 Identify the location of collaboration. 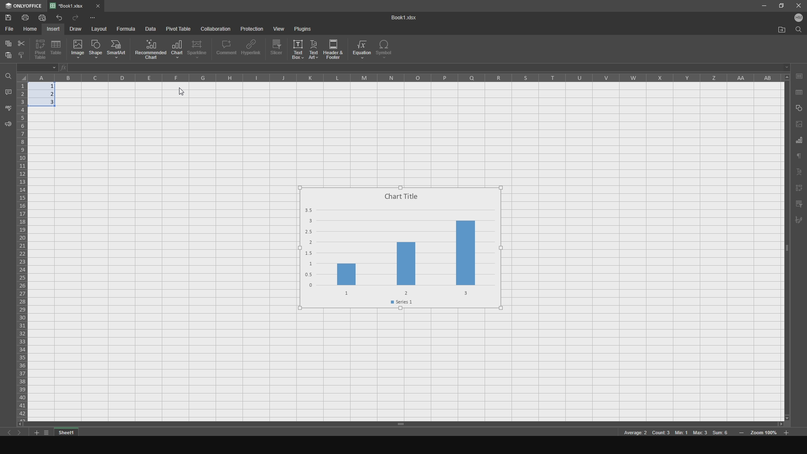
(216, 29).